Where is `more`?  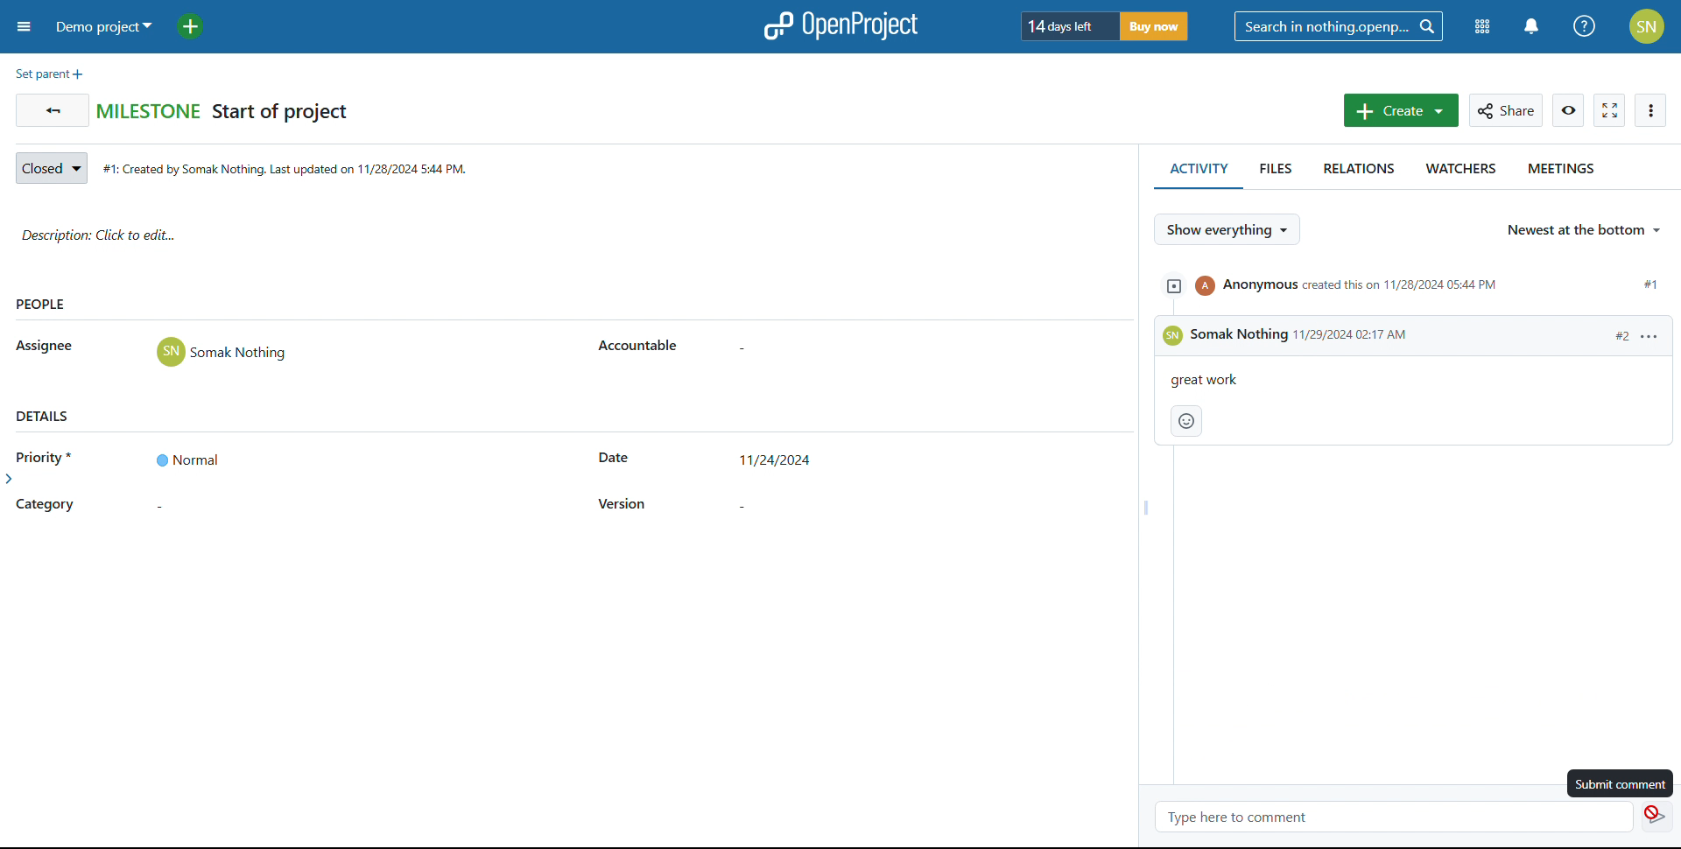
more is located at coordinates (1651, 111).